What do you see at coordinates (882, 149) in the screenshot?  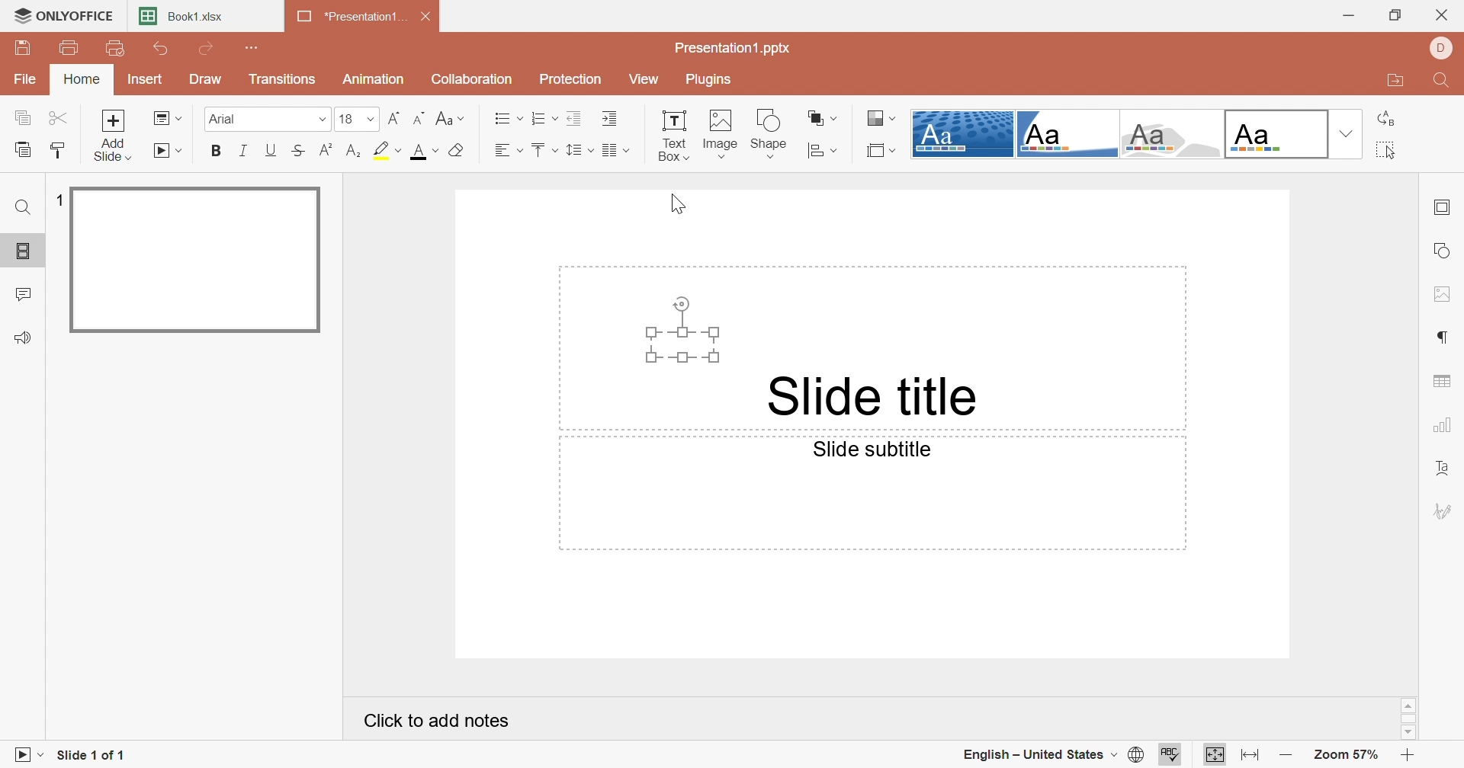 I see `Select slide size` at bounding box center [882, 149].